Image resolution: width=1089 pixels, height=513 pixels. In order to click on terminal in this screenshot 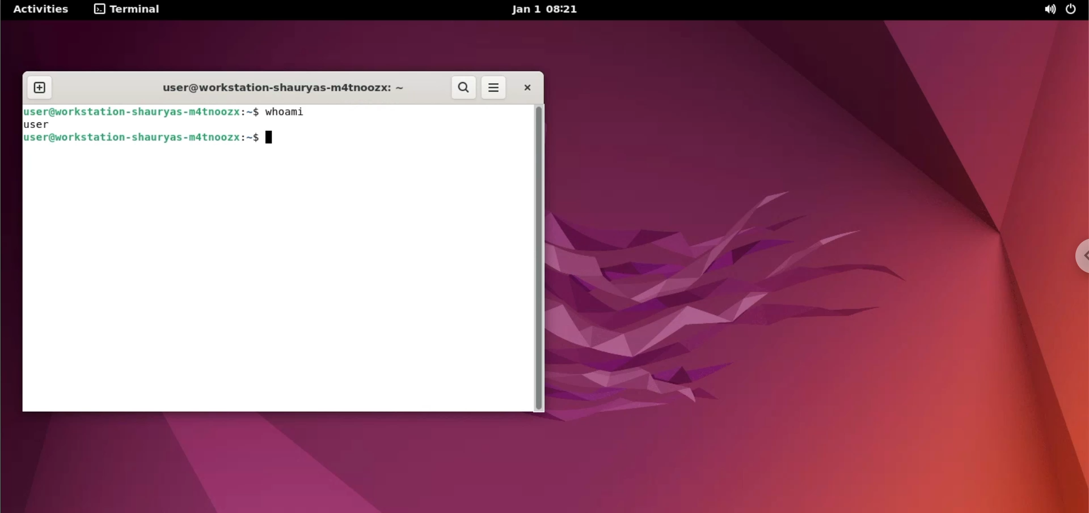, I will do `click(130, 10)`.